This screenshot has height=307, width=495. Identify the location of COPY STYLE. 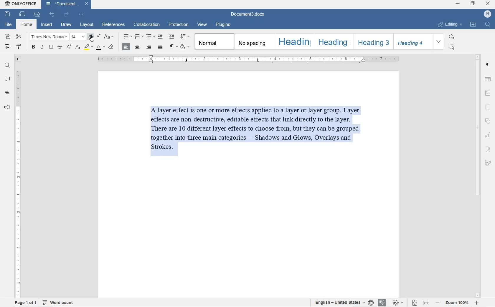
(19, 46).